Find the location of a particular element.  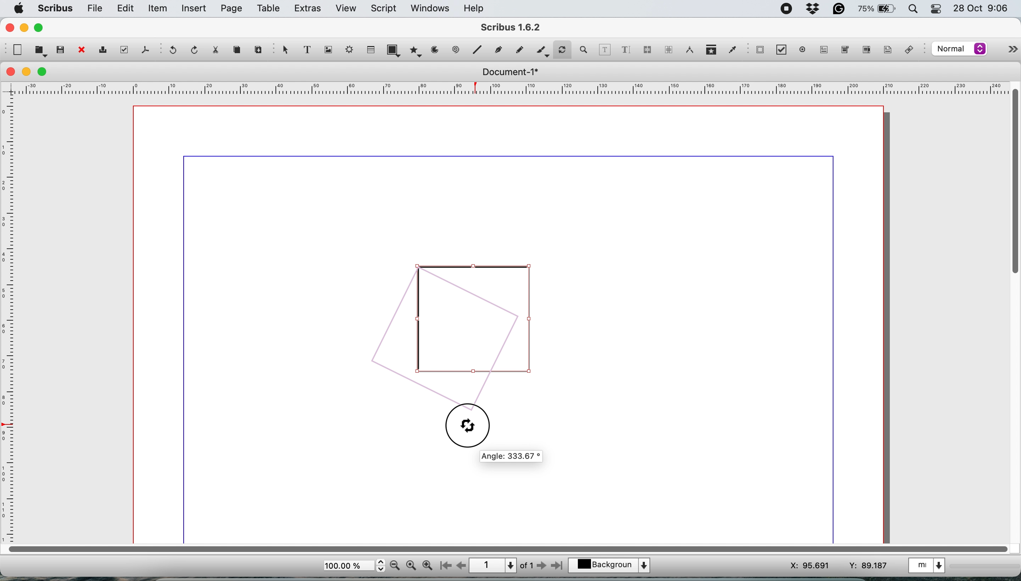

zoom in is located at coordinates (427, 566).